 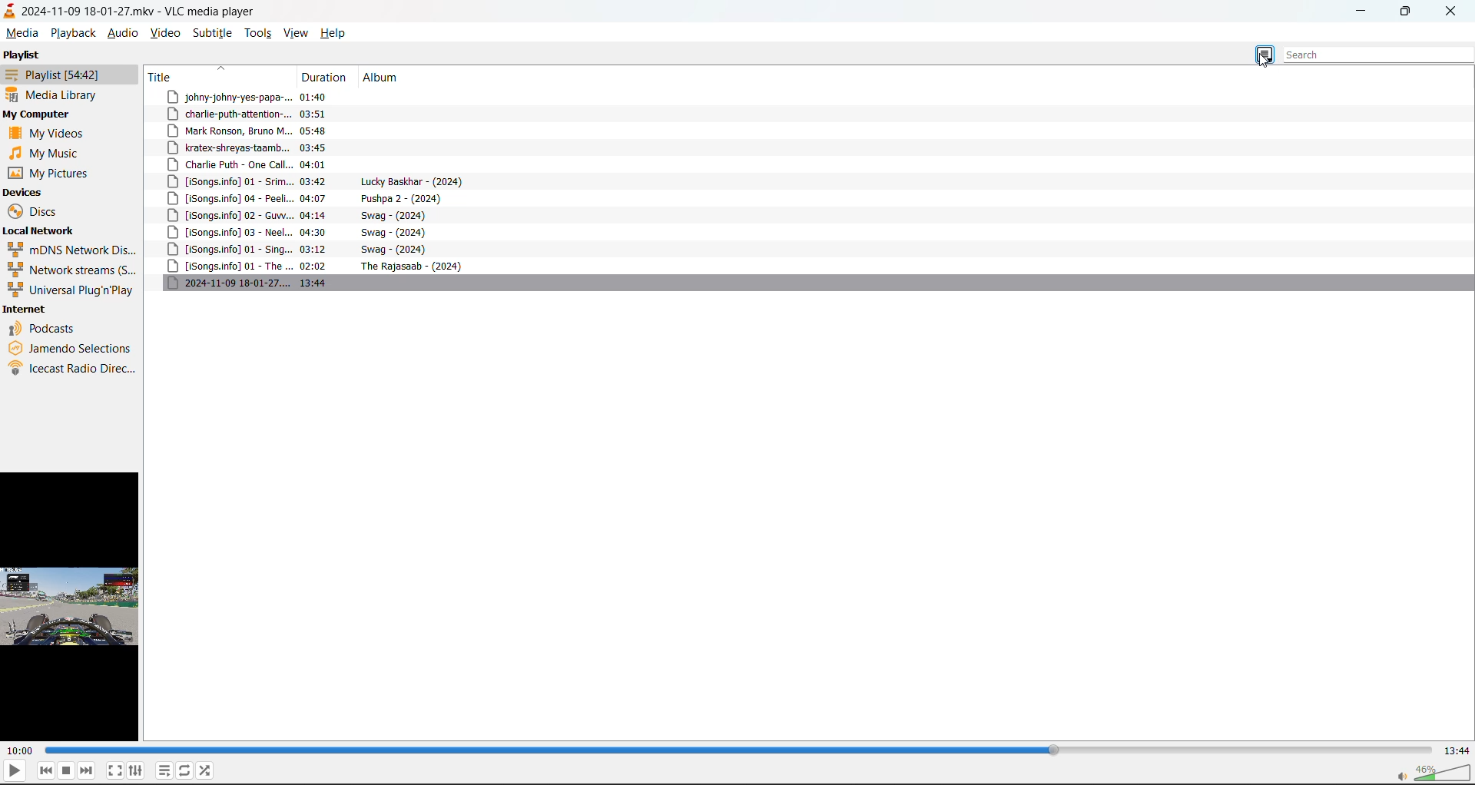 What do you see at coordinates (330, 181) in the screenshot?
I see `track title, duration and album` at bounding box center [330, 181].